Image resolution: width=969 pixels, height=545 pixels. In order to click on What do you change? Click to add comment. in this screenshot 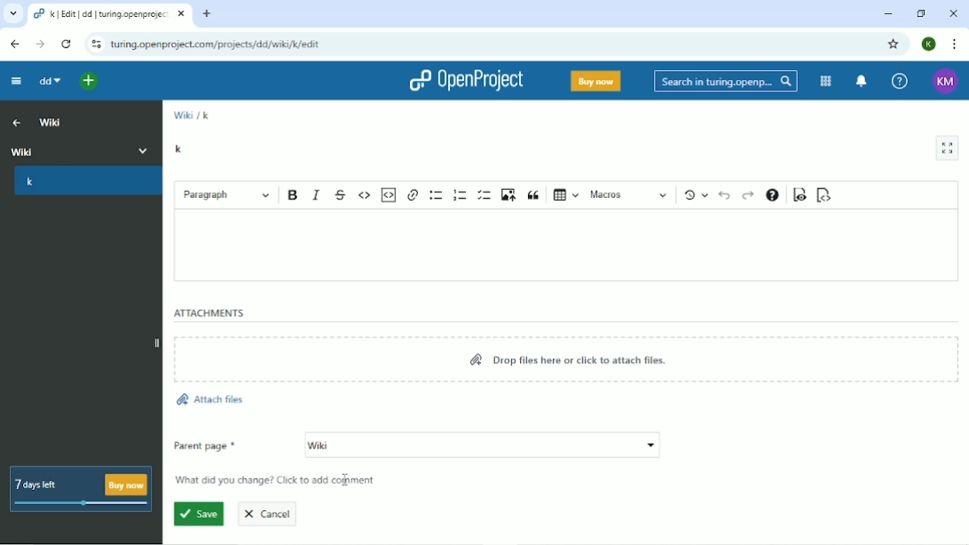, I will do `click(280, 480)`.